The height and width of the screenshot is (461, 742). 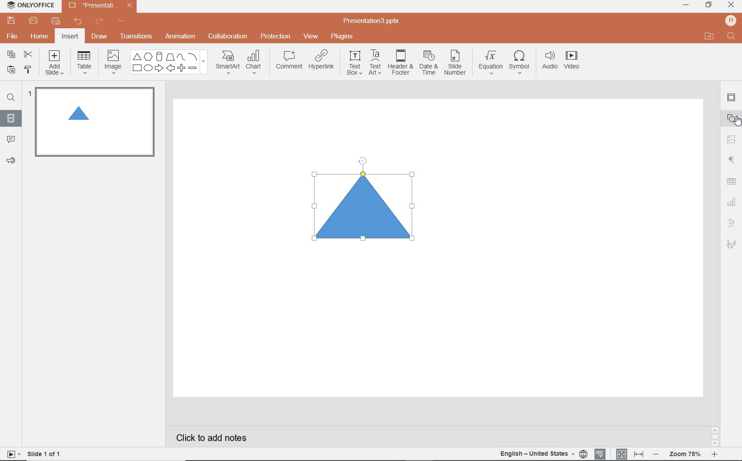 I want to click on QUICK PRINT, so click(x=55, y=22).